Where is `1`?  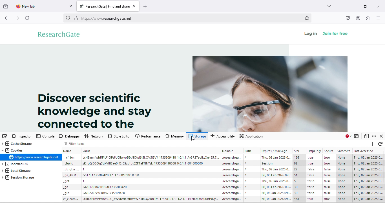 1 is located at coordinates (87, 181).